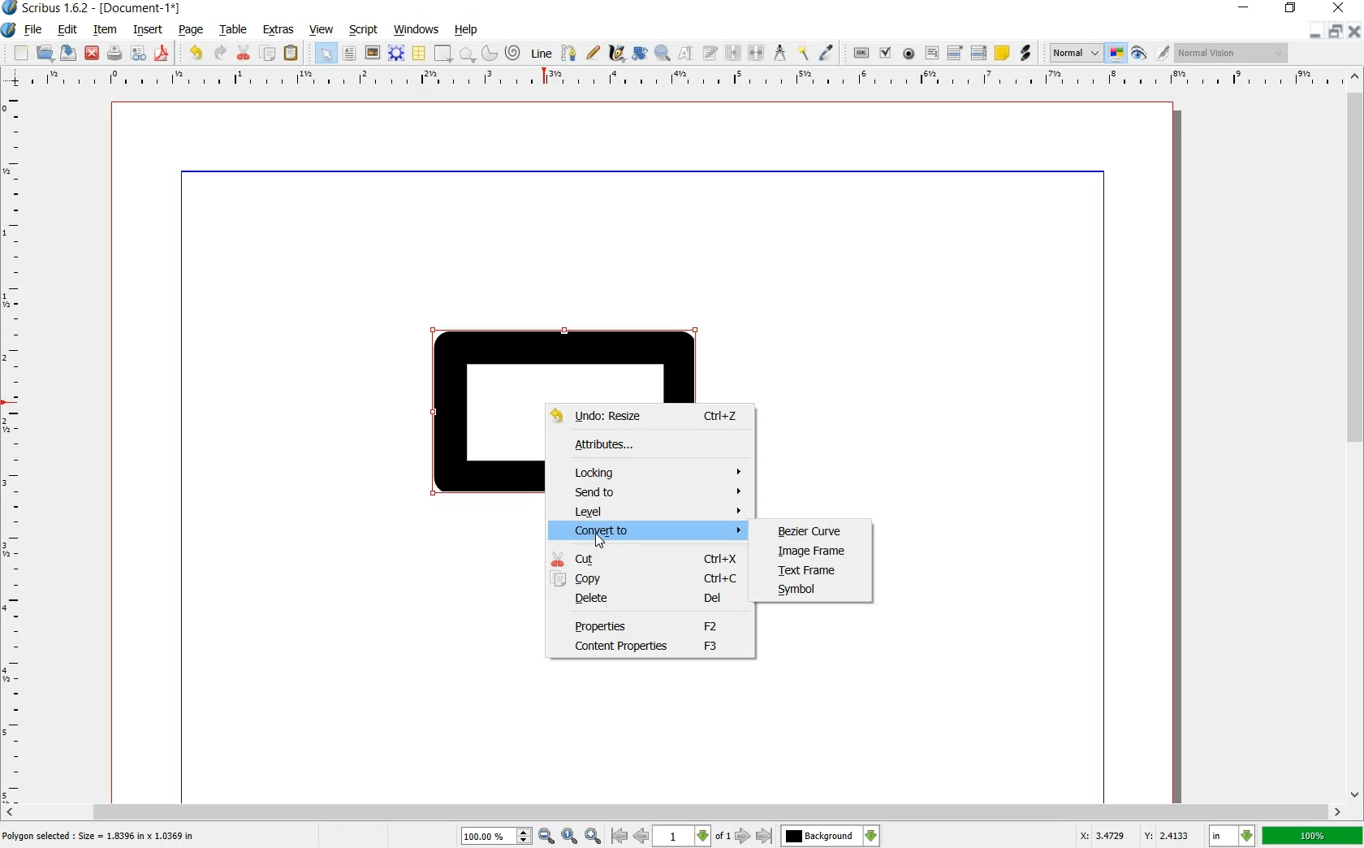 This screenshot has width=1364, height=848. Describe the element at coordinates (1245, 8) in the screenshot. I see `minimize` at that location.